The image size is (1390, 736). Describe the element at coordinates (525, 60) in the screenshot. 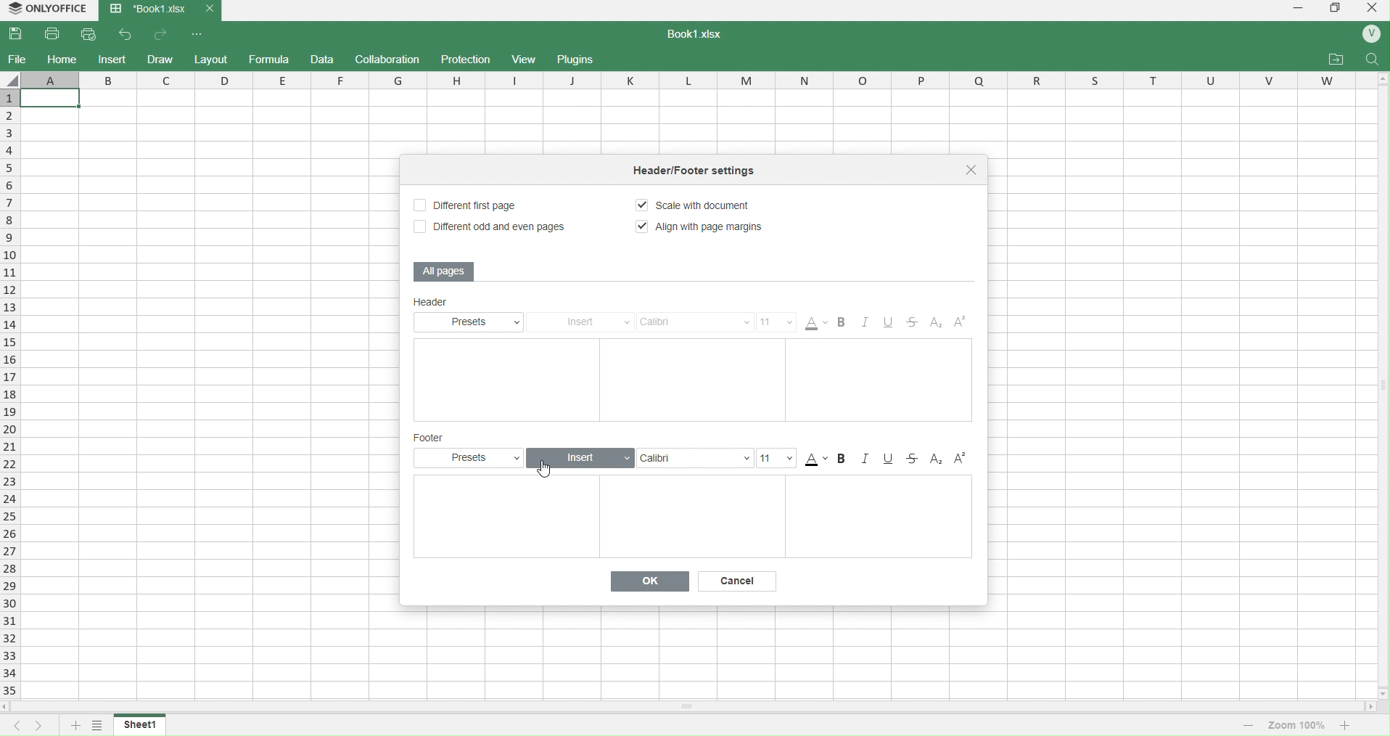

I see `view` at that location.